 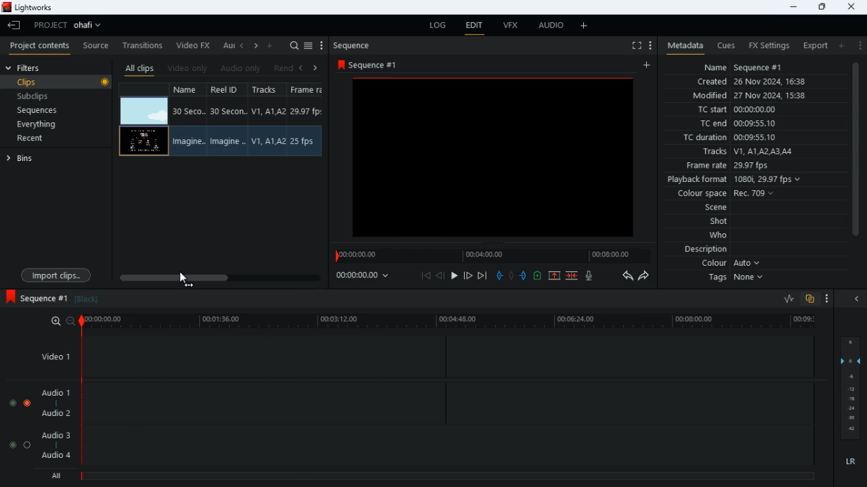 What do you see at coordinates (573, 276) in the screenshot?
I see `merge` at bounding box center [573, 276].